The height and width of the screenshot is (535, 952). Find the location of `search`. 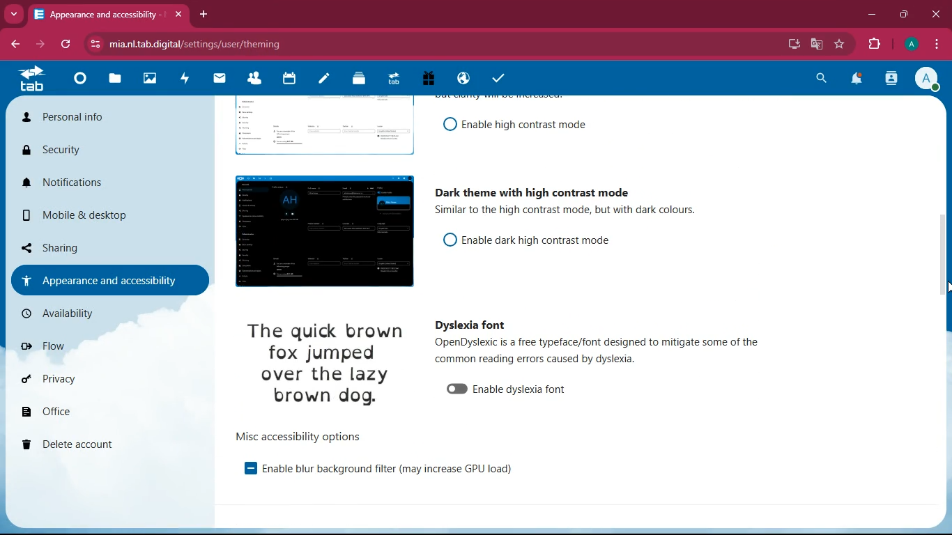

search is located at coordinates (817, 79).